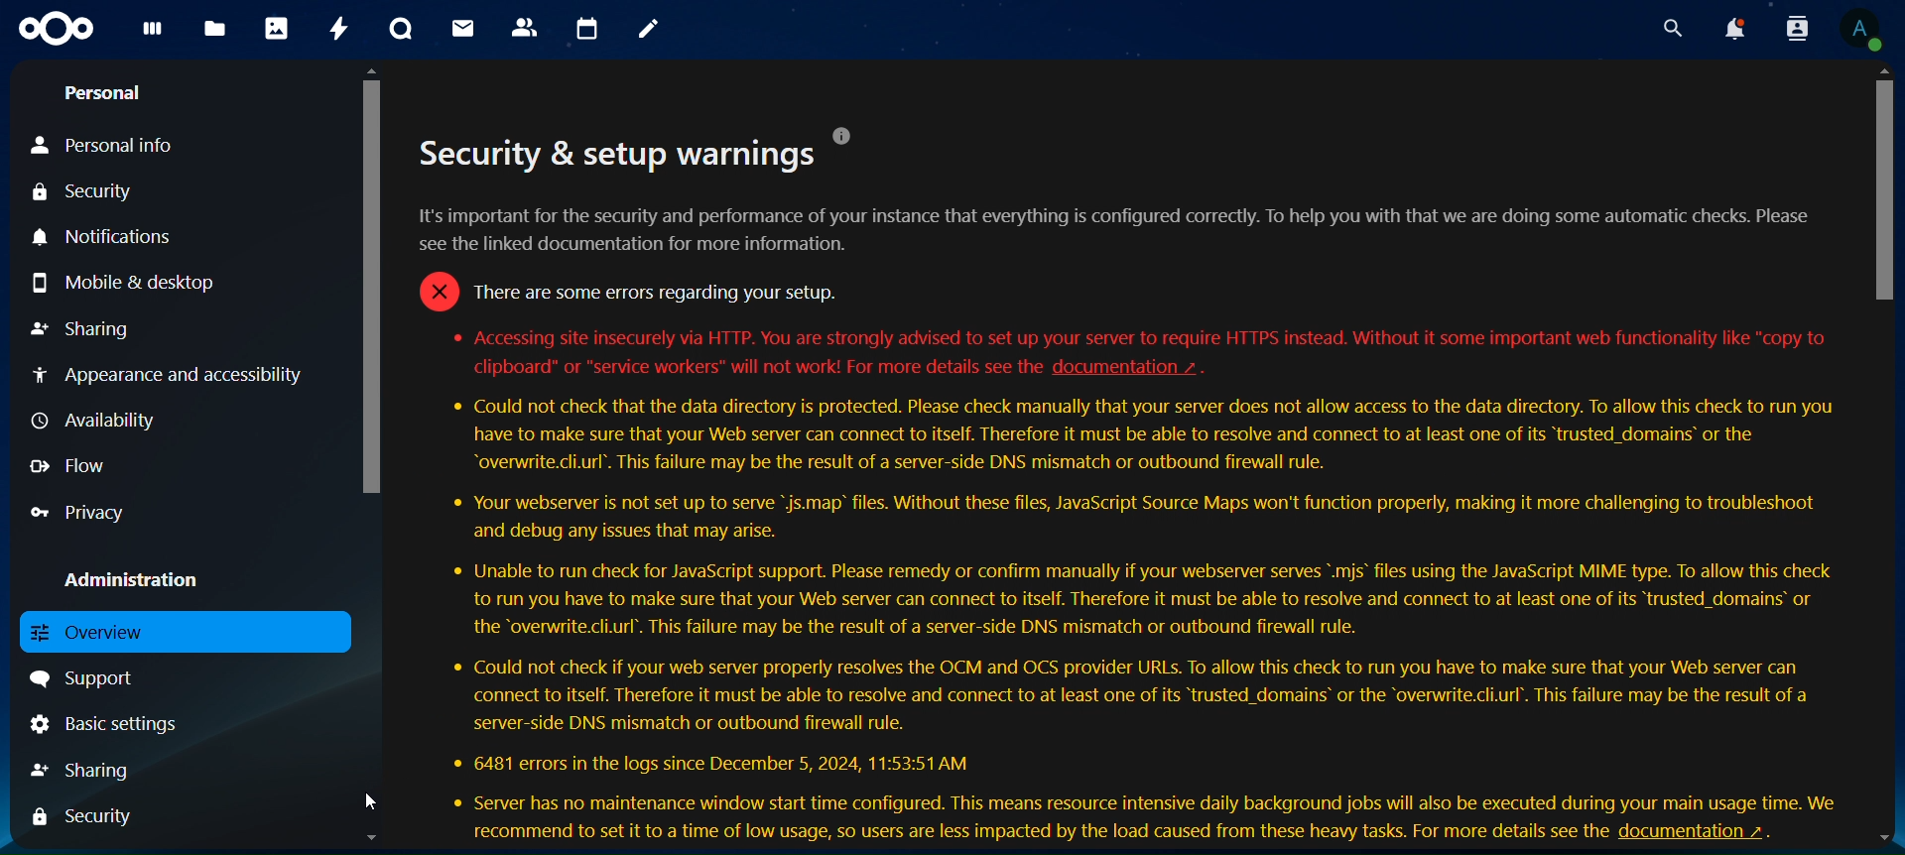 Image resolution: width=1905 pixels, height=855 pixels. Describe the element at coordinates (91, 770) in the screenshot. I see `sharing` at that location.